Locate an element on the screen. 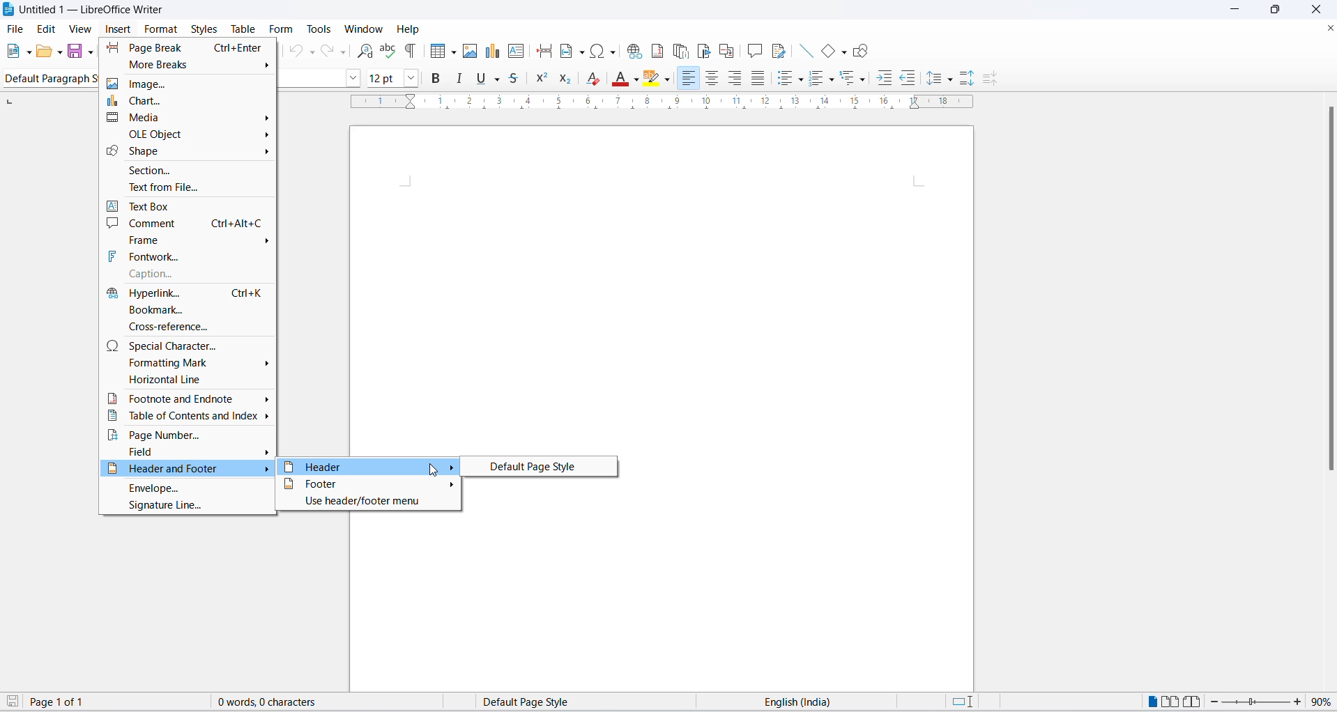  text box is located at coordinates (186, 203).